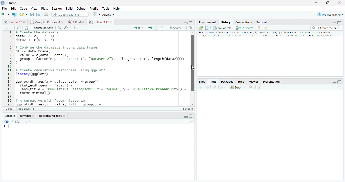 This screenshot has width=345, height=182. Describe the element at coordinates (208, 28) in the screenshot. I see `Save` at that location.